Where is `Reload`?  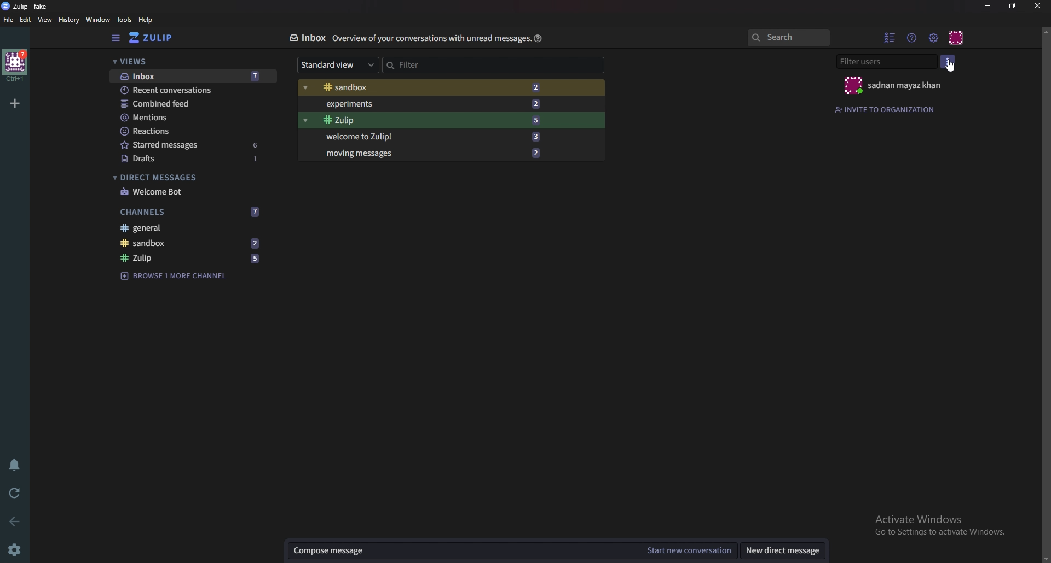
Reload is located at coordinates (15, 492).